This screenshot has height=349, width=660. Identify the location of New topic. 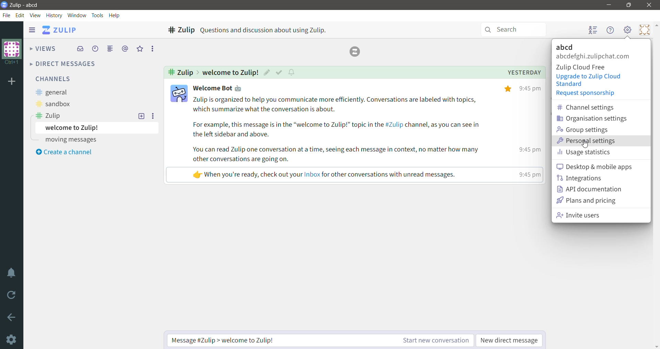
(142, 116).